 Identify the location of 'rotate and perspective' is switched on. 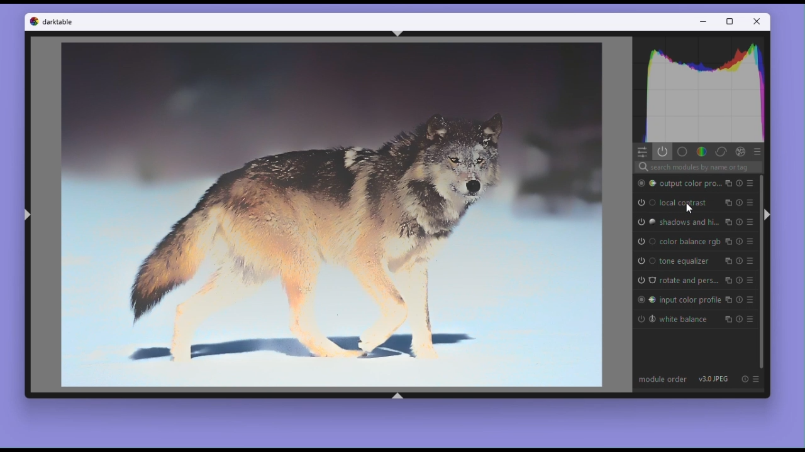
(645, 281).